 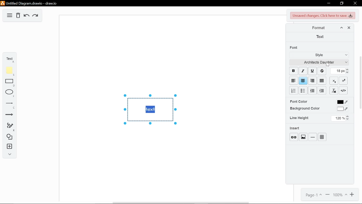 I want to click on insert, so click(x=295, y=128).